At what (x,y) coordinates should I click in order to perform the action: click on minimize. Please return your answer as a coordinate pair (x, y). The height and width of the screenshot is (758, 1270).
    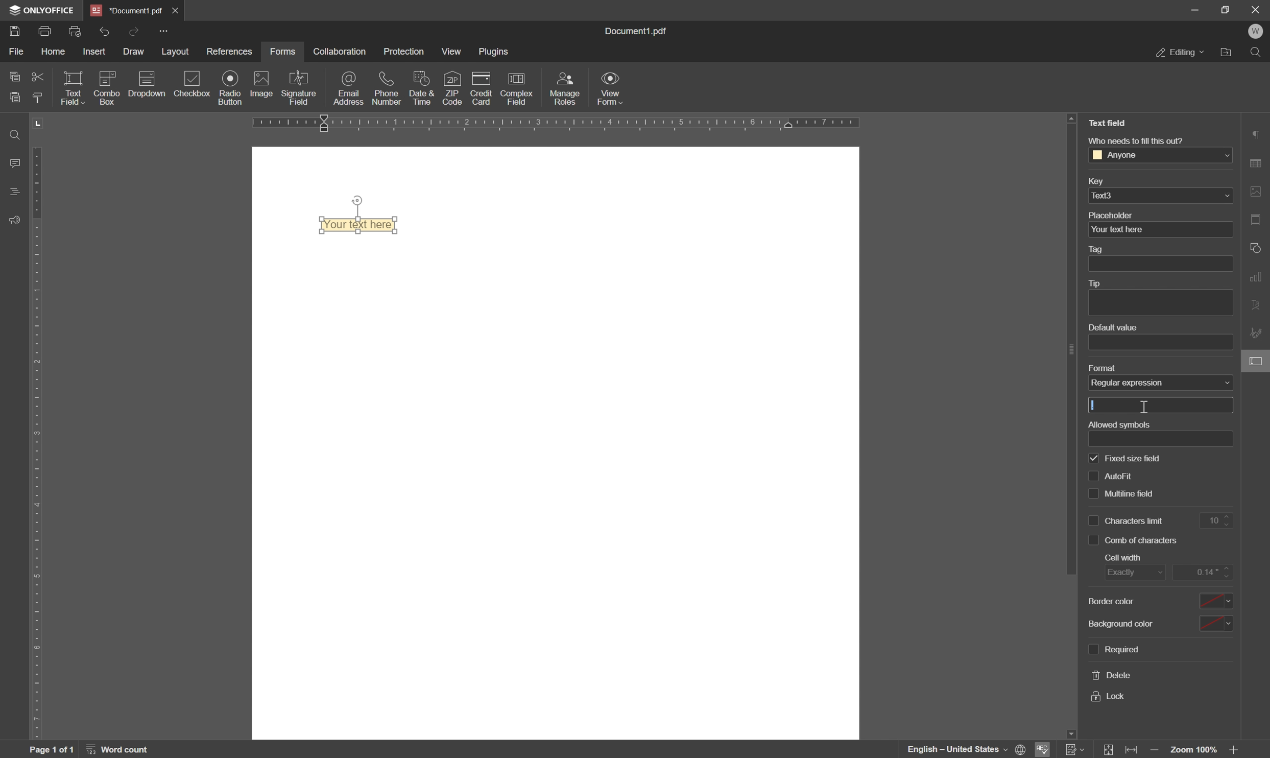
    Looking at the image, I should click on (1195, 11).